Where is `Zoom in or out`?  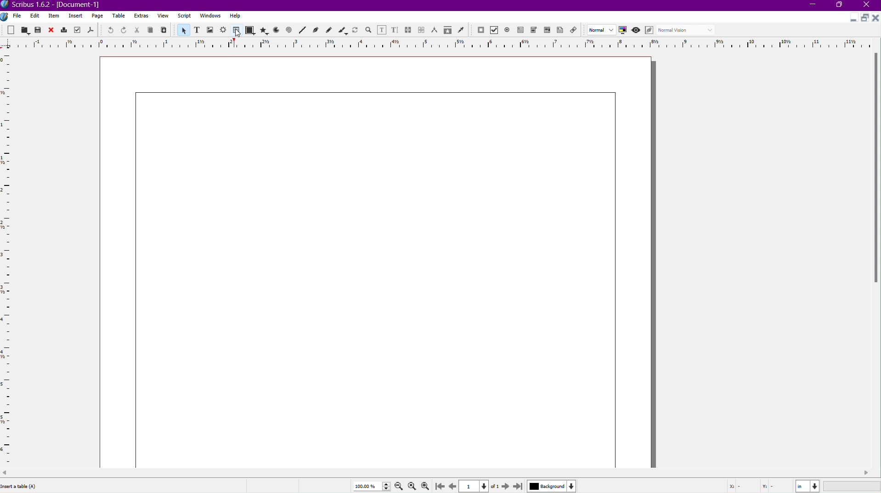 Zoom in or out is located at coordinates (368, 29).